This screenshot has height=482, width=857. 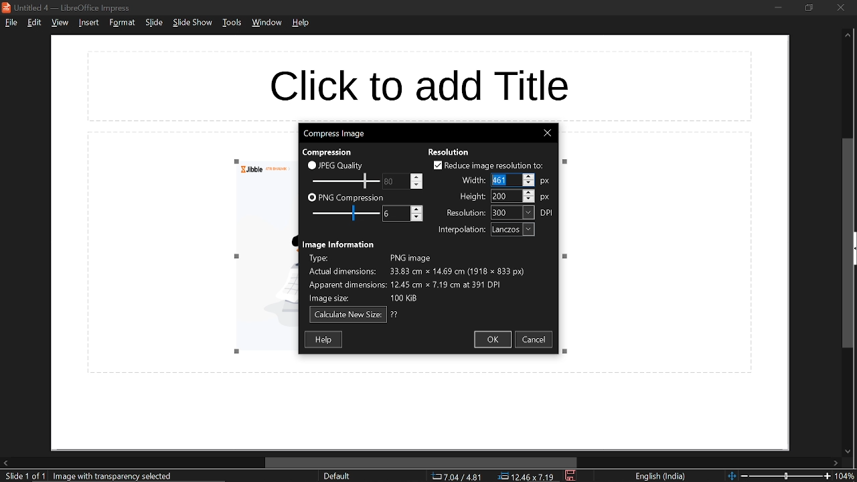 I want to click on JPEG quality, so click(x=343, y=165).